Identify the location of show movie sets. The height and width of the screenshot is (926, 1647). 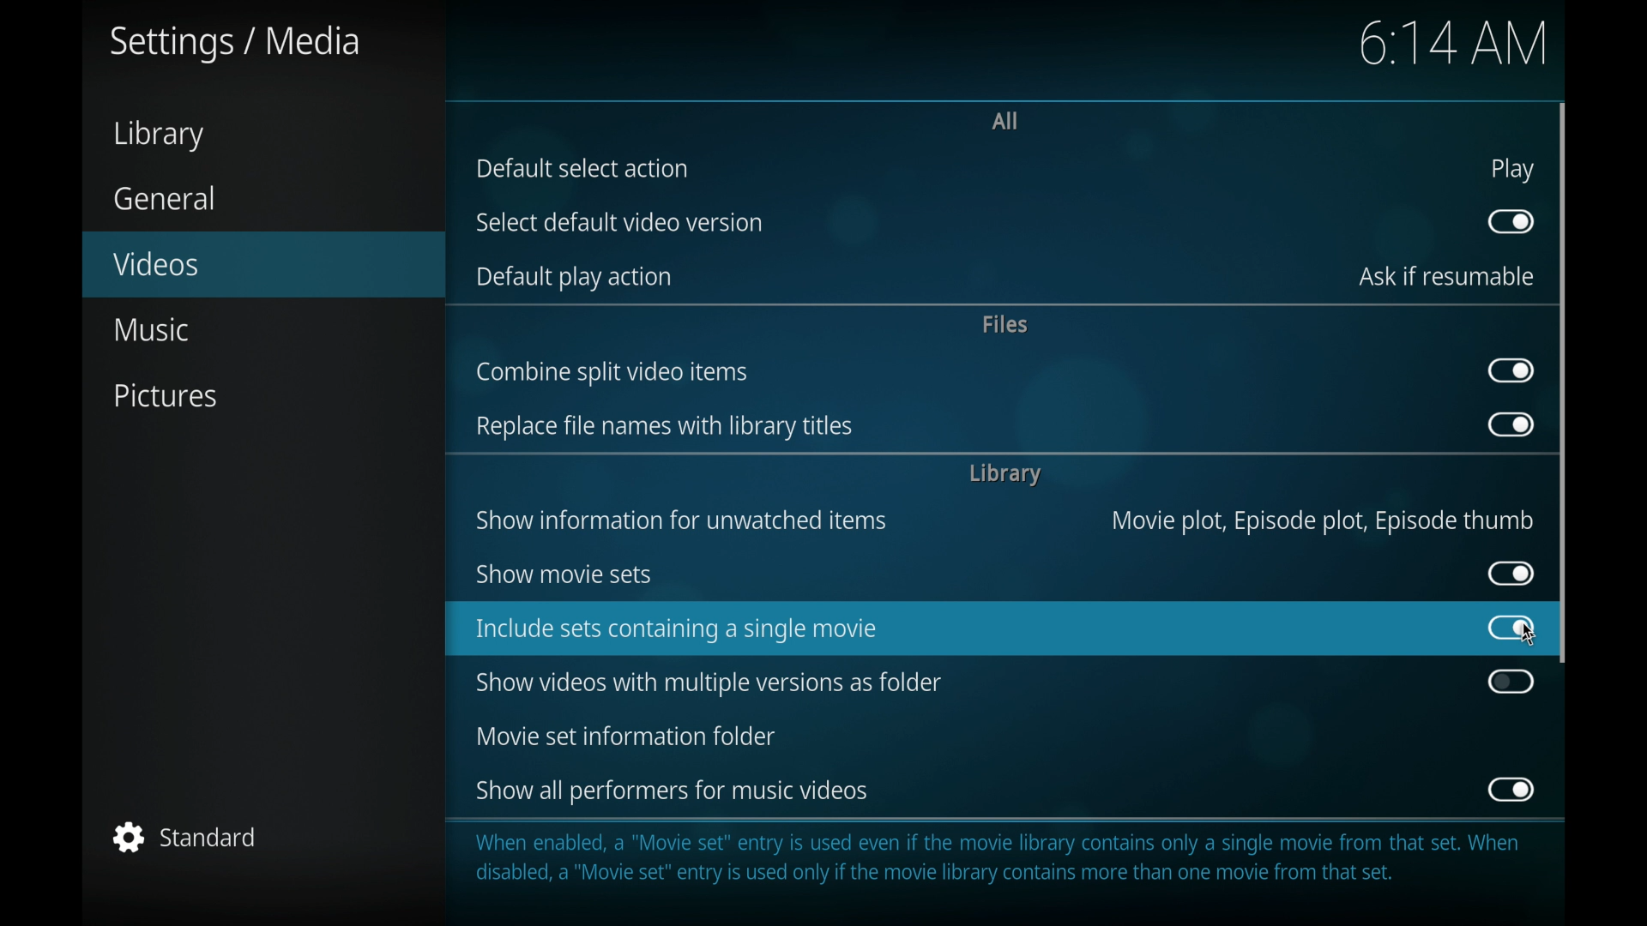
(564, 575).